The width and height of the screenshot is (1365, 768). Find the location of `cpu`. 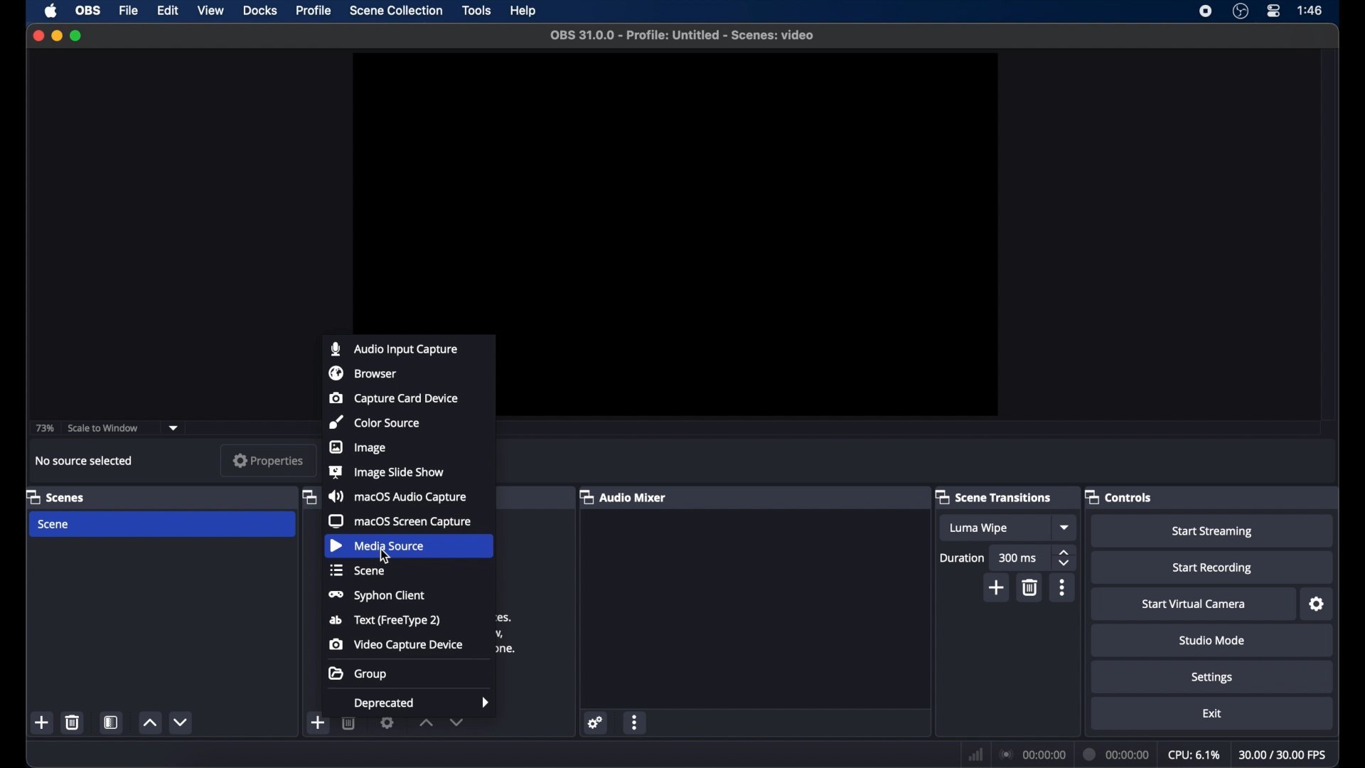

cpu is located at coordinates (1194, 755).